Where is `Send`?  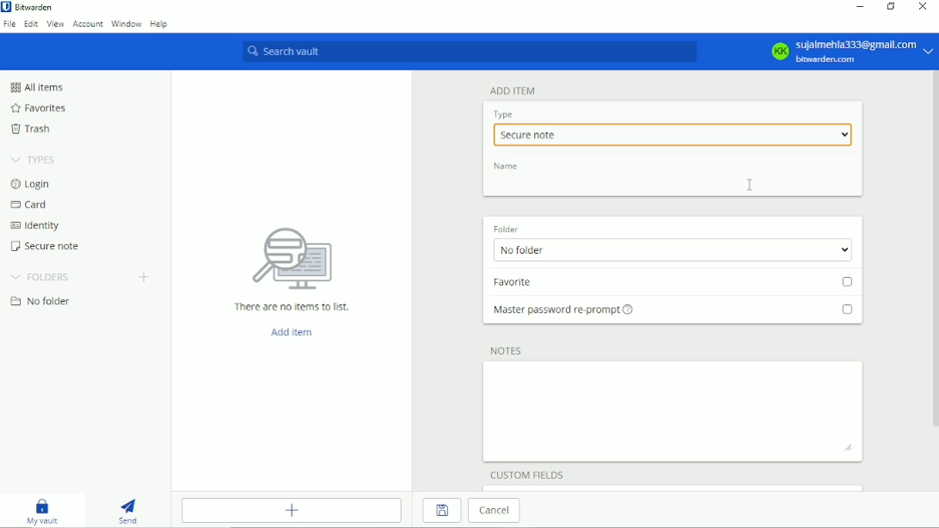 Send is located at coordinates (129, 510).